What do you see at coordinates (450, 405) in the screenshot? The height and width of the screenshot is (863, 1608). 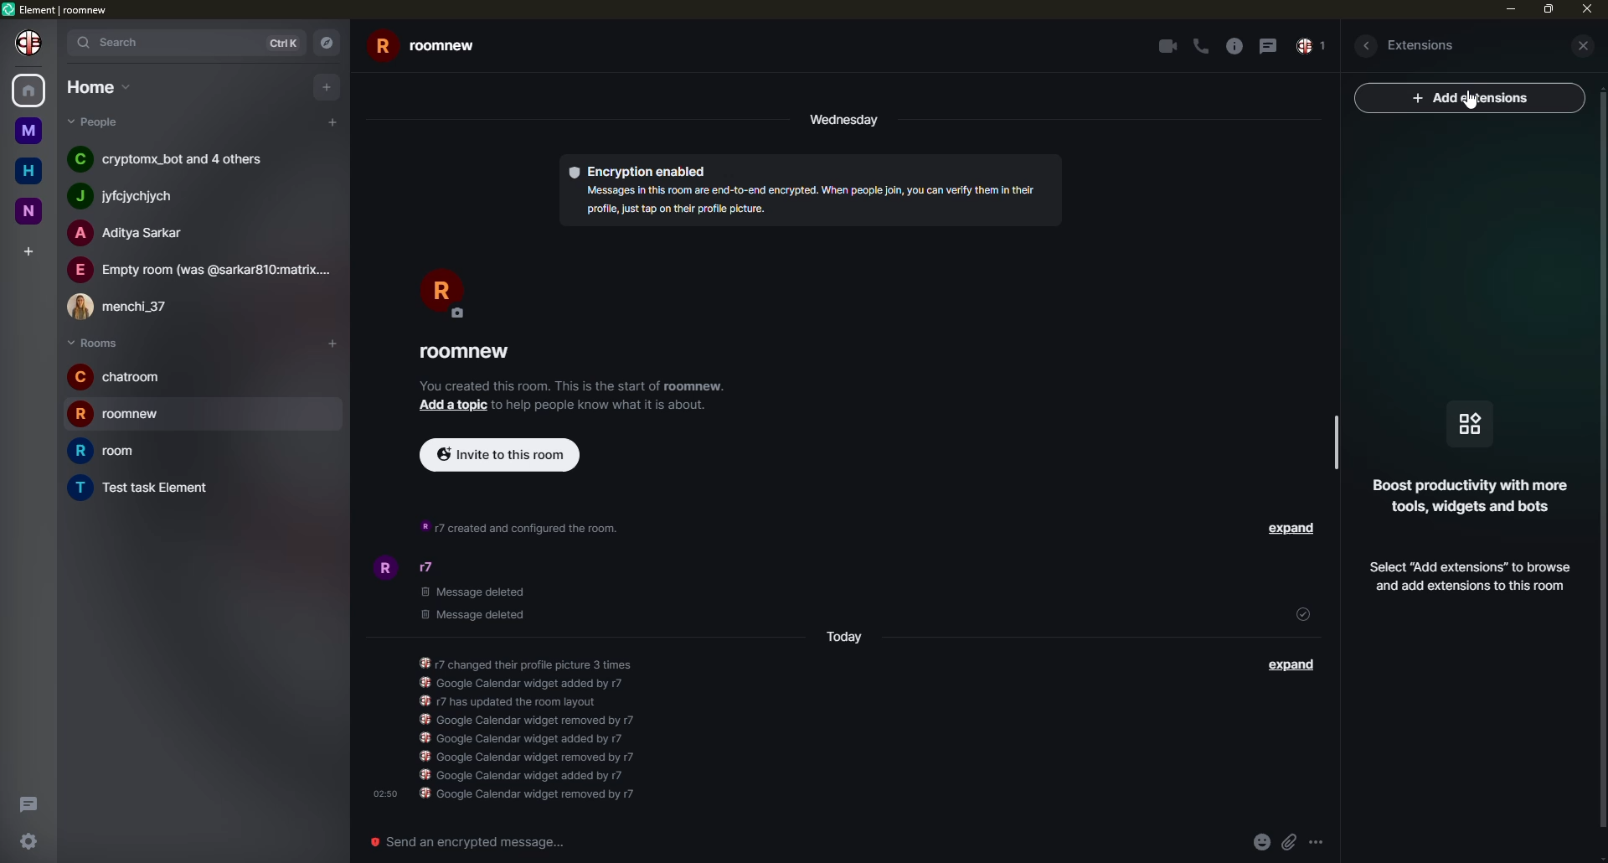 I see `add` at bounding box center [450, 405].